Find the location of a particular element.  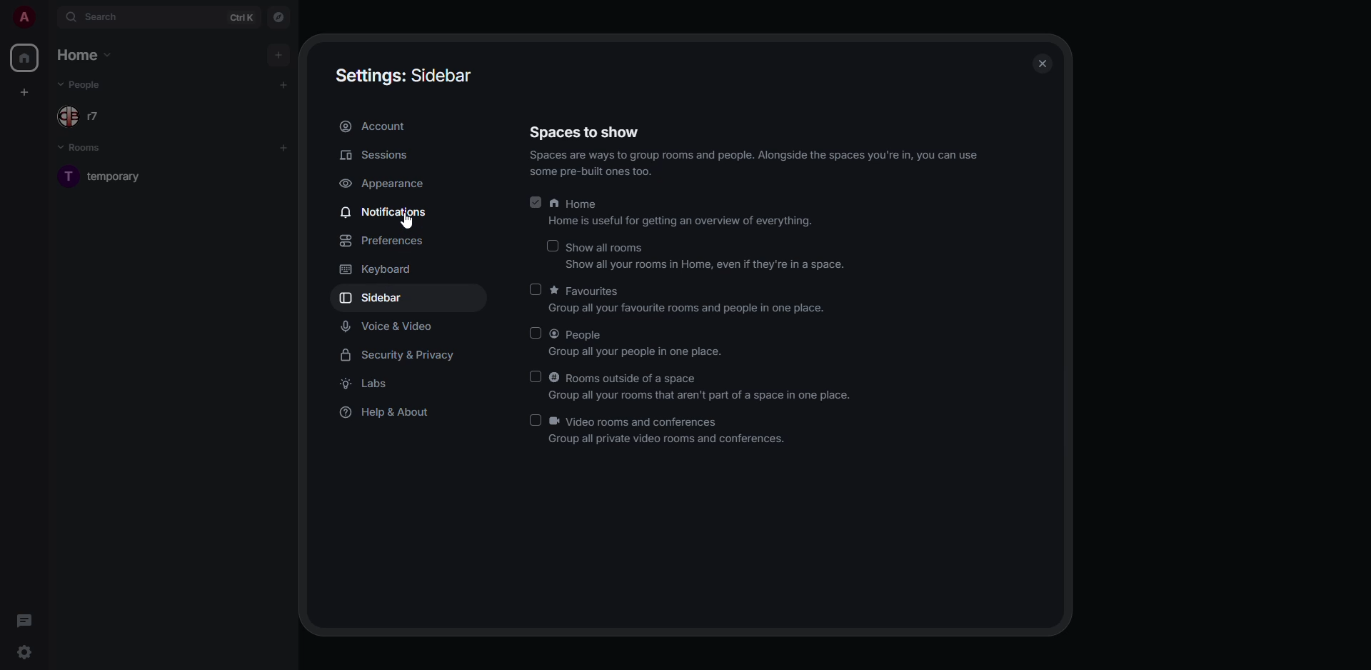

cursor is located at coordinates (412, 224).